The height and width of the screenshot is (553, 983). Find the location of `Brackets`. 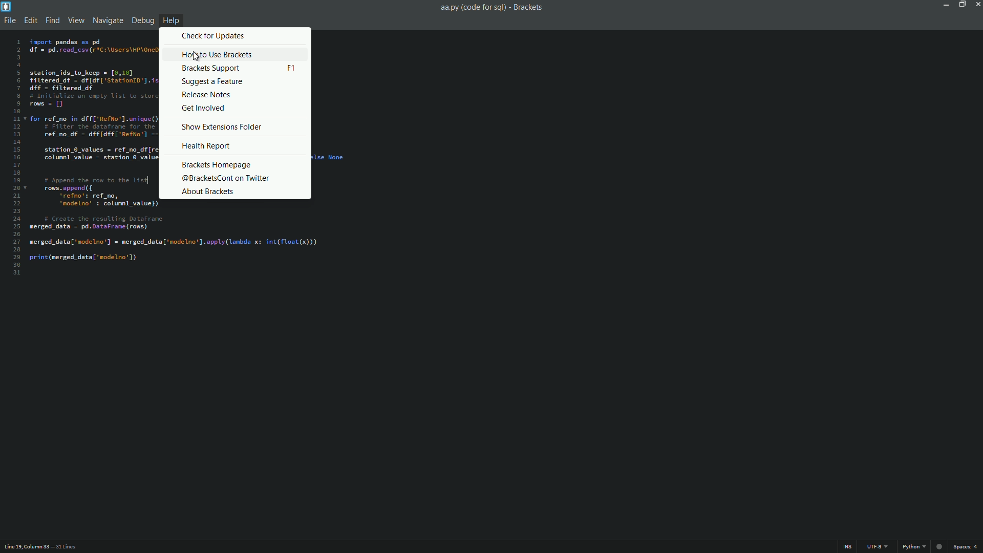

Brackets is located at coordinates (529, 7).